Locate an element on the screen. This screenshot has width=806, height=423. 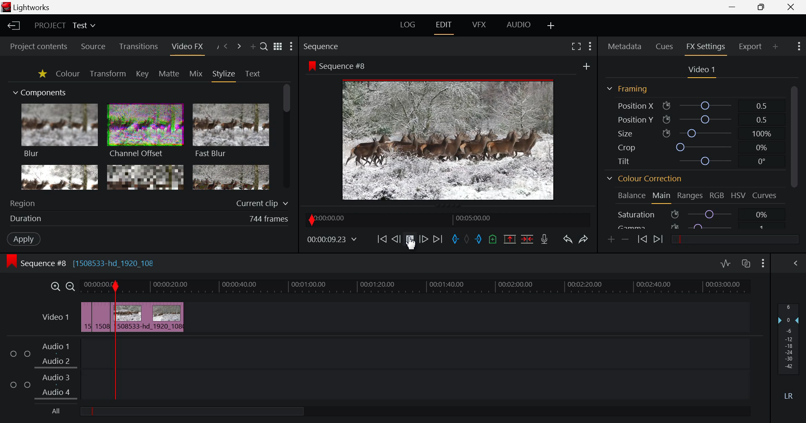
Components is located at coordinates (41, 93).